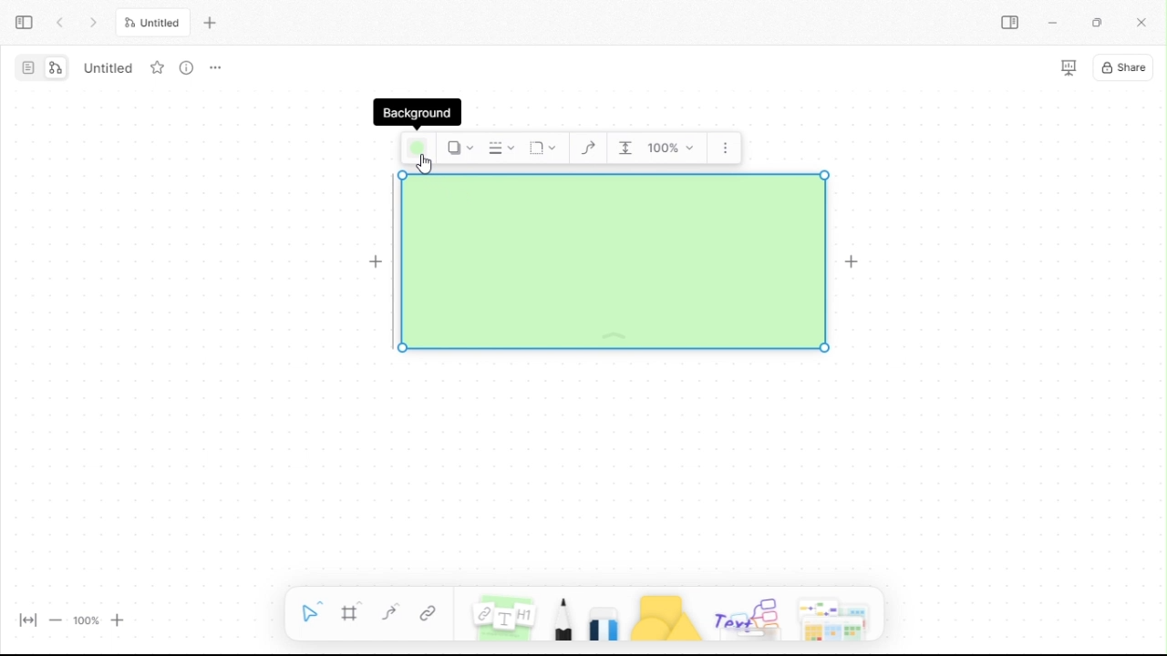 This screenshot has height=656, width=1167. I want to click on More options, so click(726, 148).